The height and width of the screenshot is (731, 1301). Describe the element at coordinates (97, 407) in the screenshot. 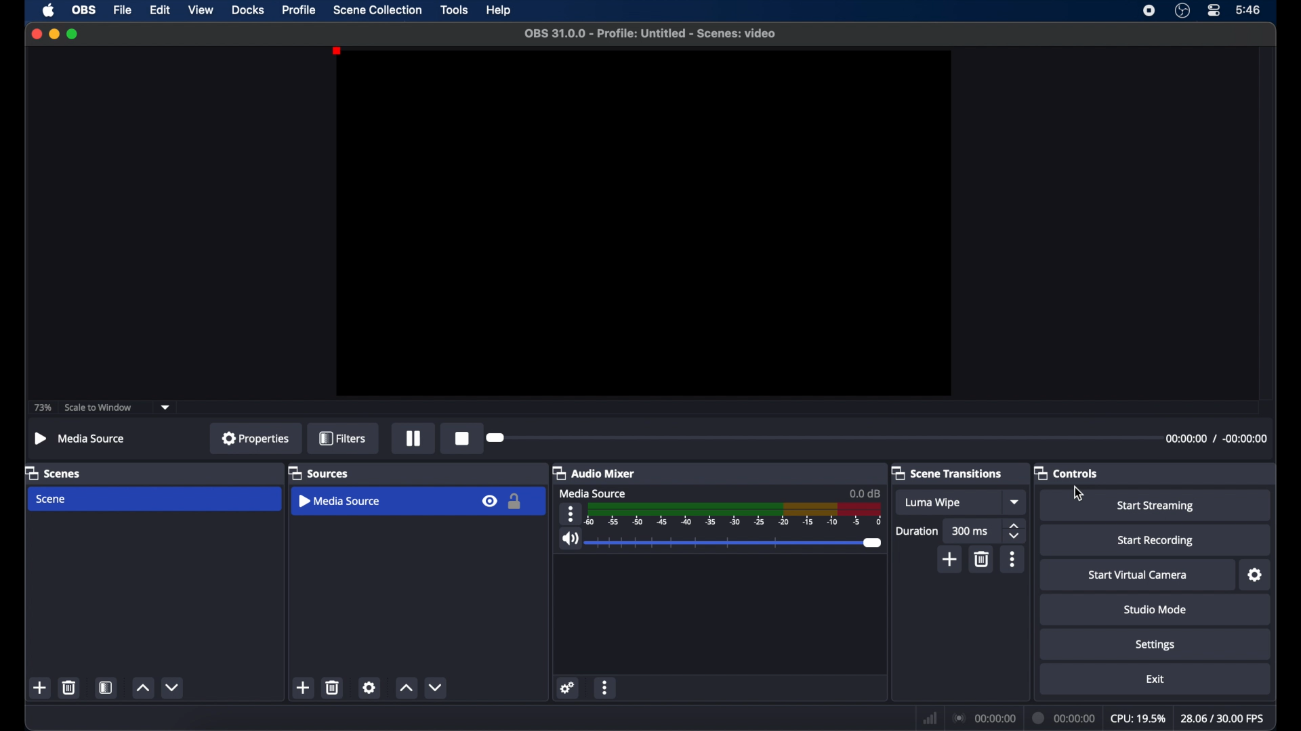

I see `scale to window` at that location.